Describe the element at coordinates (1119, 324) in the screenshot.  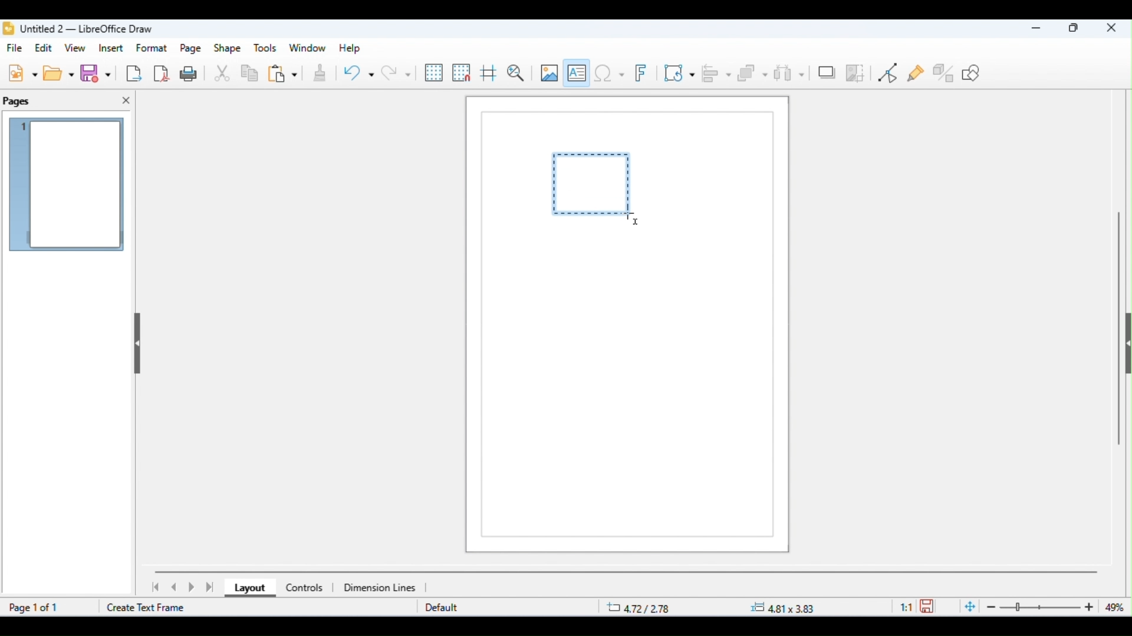
I see `vertical scroll bar` at that location.